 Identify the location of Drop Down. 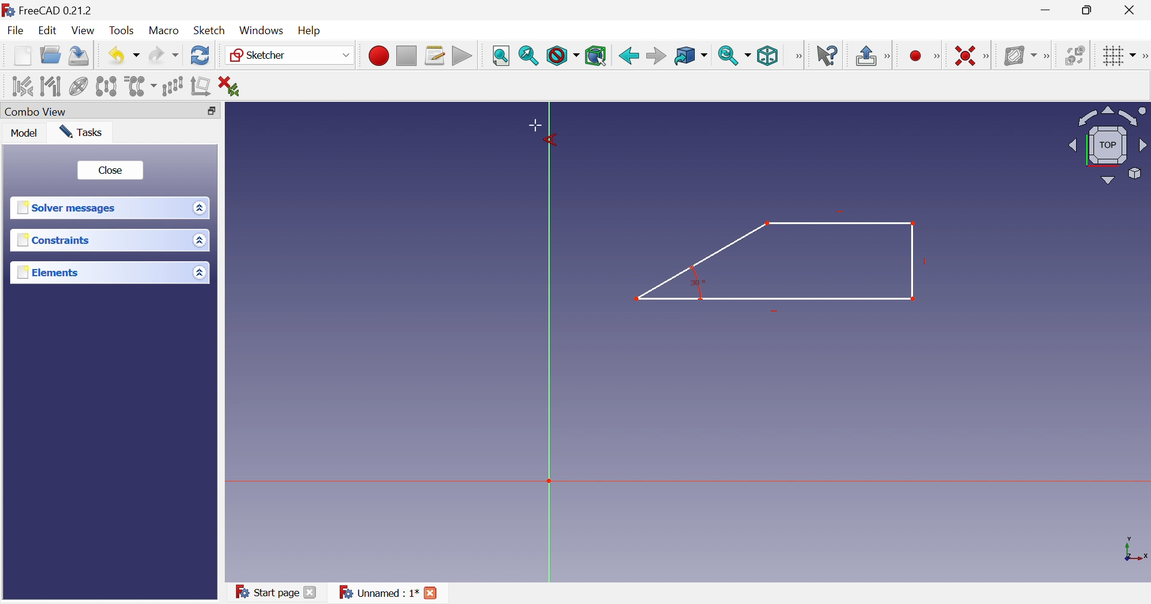
(197, 207).